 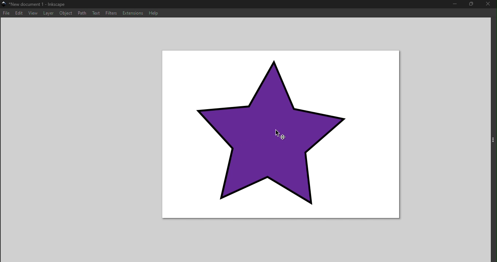 I want to click on Filters, so click(x=112, y=13).